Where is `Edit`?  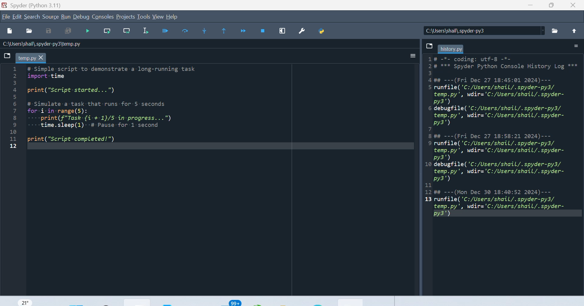 Edit is located at coordinates (17, 17).